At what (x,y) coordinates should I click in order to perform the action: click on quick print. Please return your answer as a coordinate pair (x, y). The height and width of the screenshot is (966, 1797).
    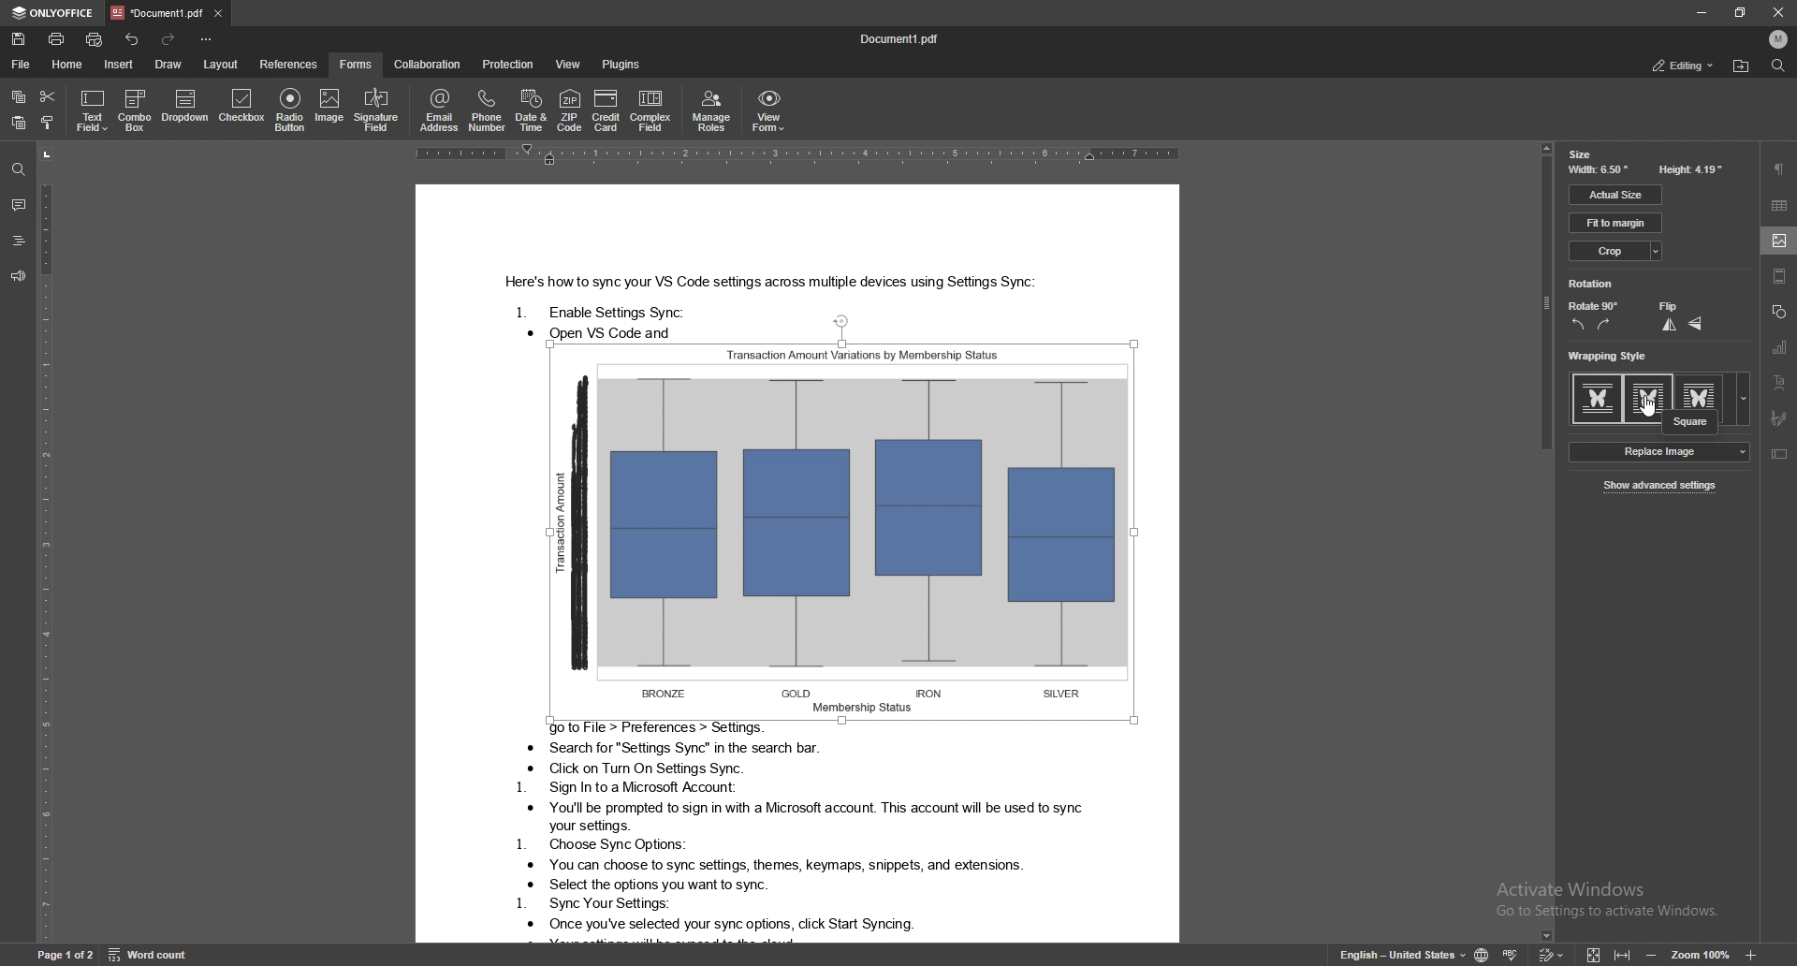
    Looking at the image, I should click on (95, 38).